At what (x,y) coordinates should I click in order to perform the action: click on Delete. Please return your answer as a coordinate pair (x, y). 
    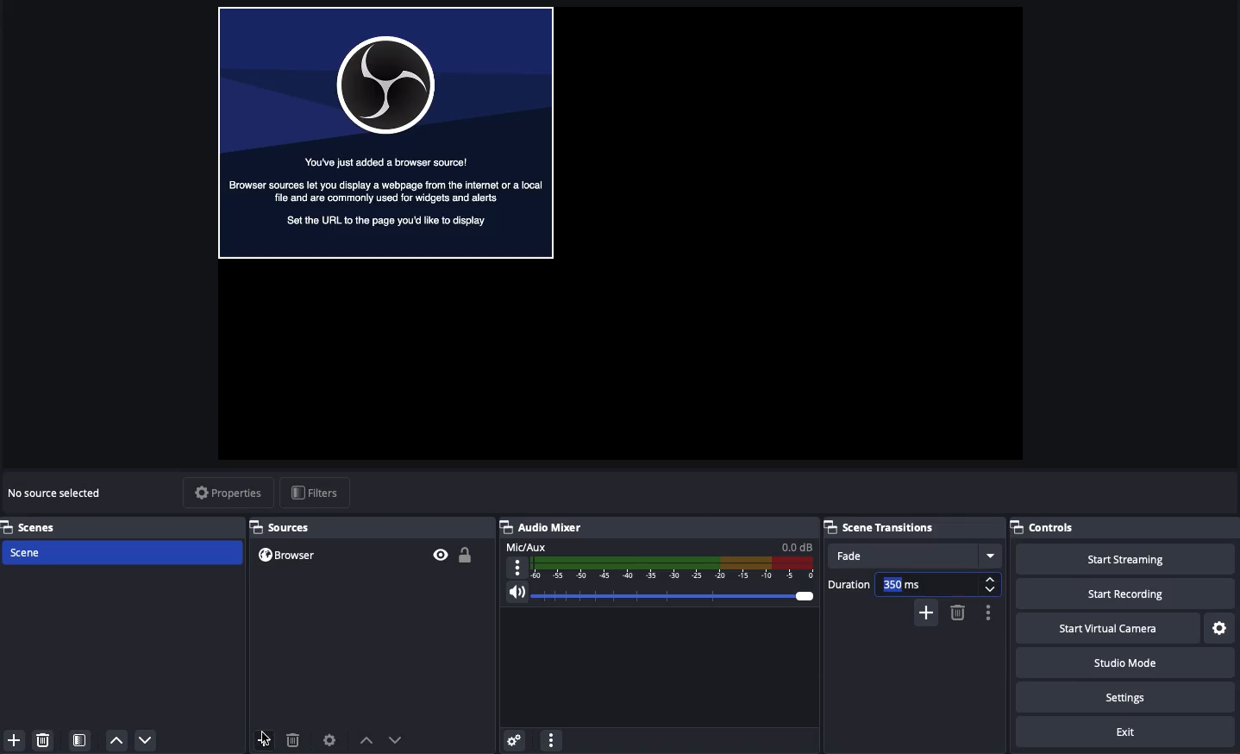
    Looking at the image, I should click on (292, 739).